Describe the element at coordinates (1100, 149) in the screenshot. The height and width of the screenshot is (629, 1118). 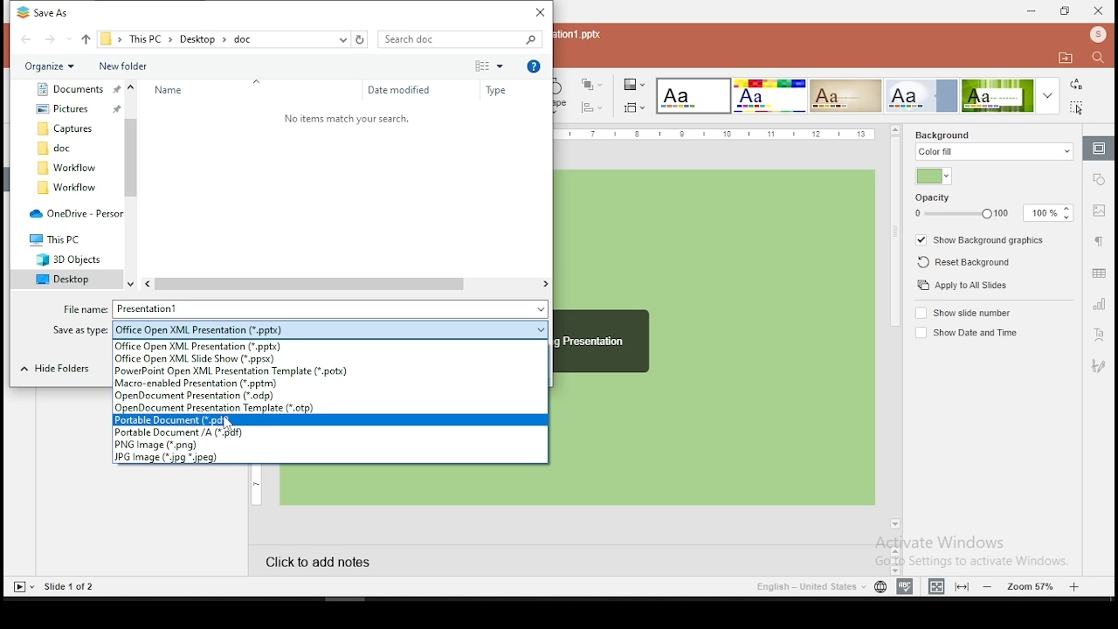
I see `slide settings` at that location.